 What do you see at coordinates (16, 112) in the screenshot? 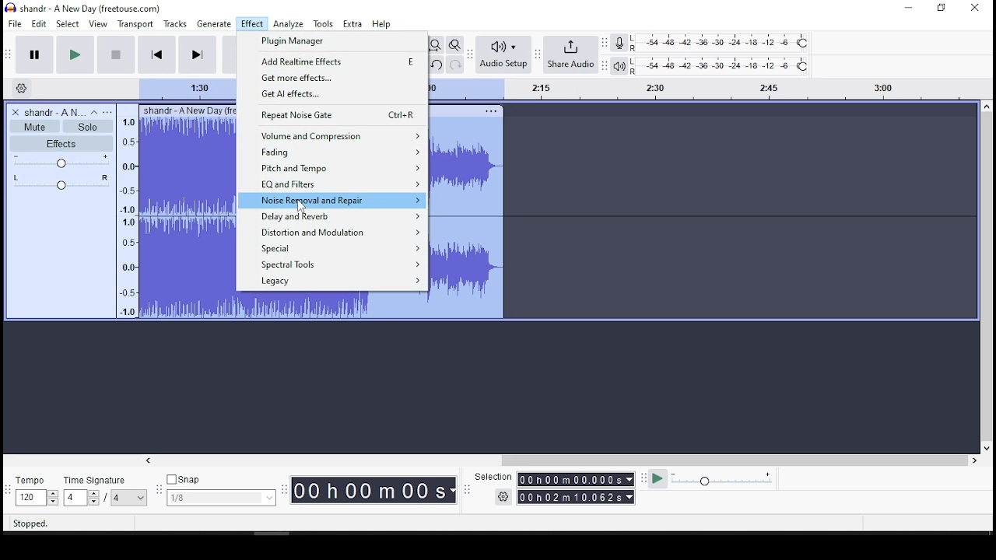
I see `delete track` at bounding box center [16, 112].